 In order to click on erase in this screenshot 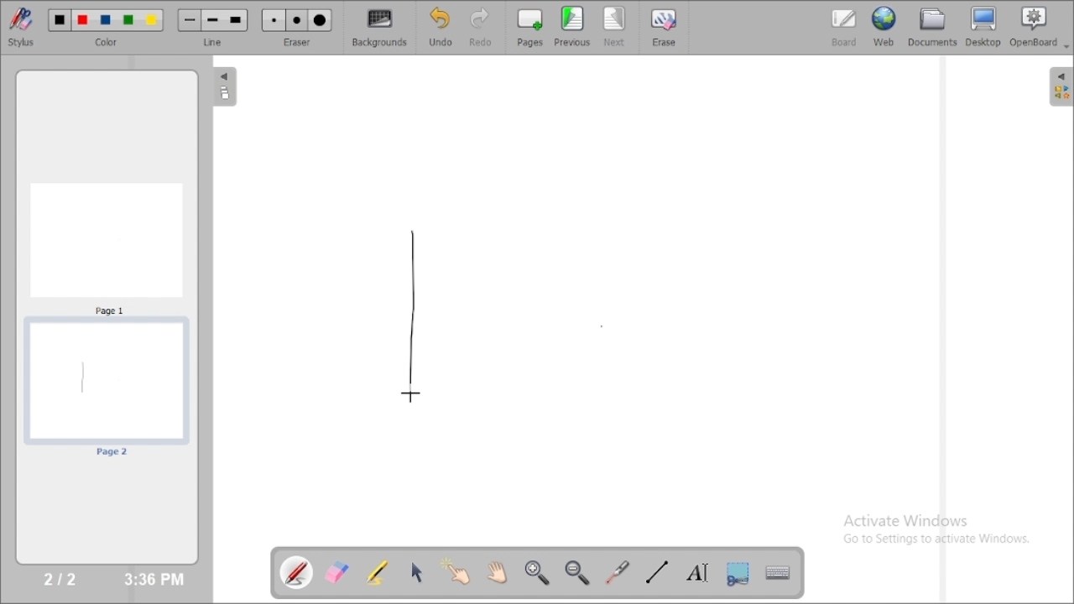, I will do `click(663, 27)`.